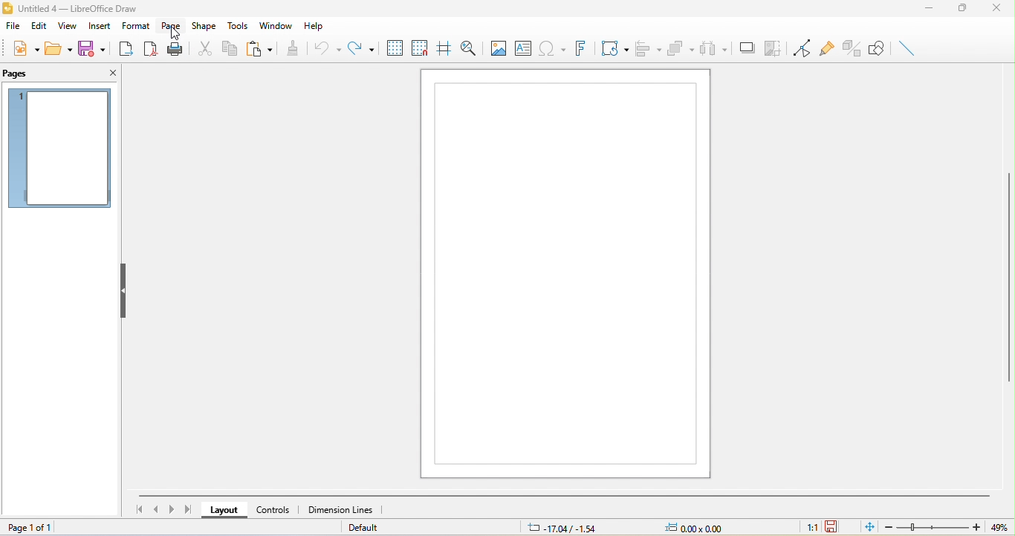  Describe the element at coordinates (177, 36) in the screenshot. I see `cursor movement` at that location.